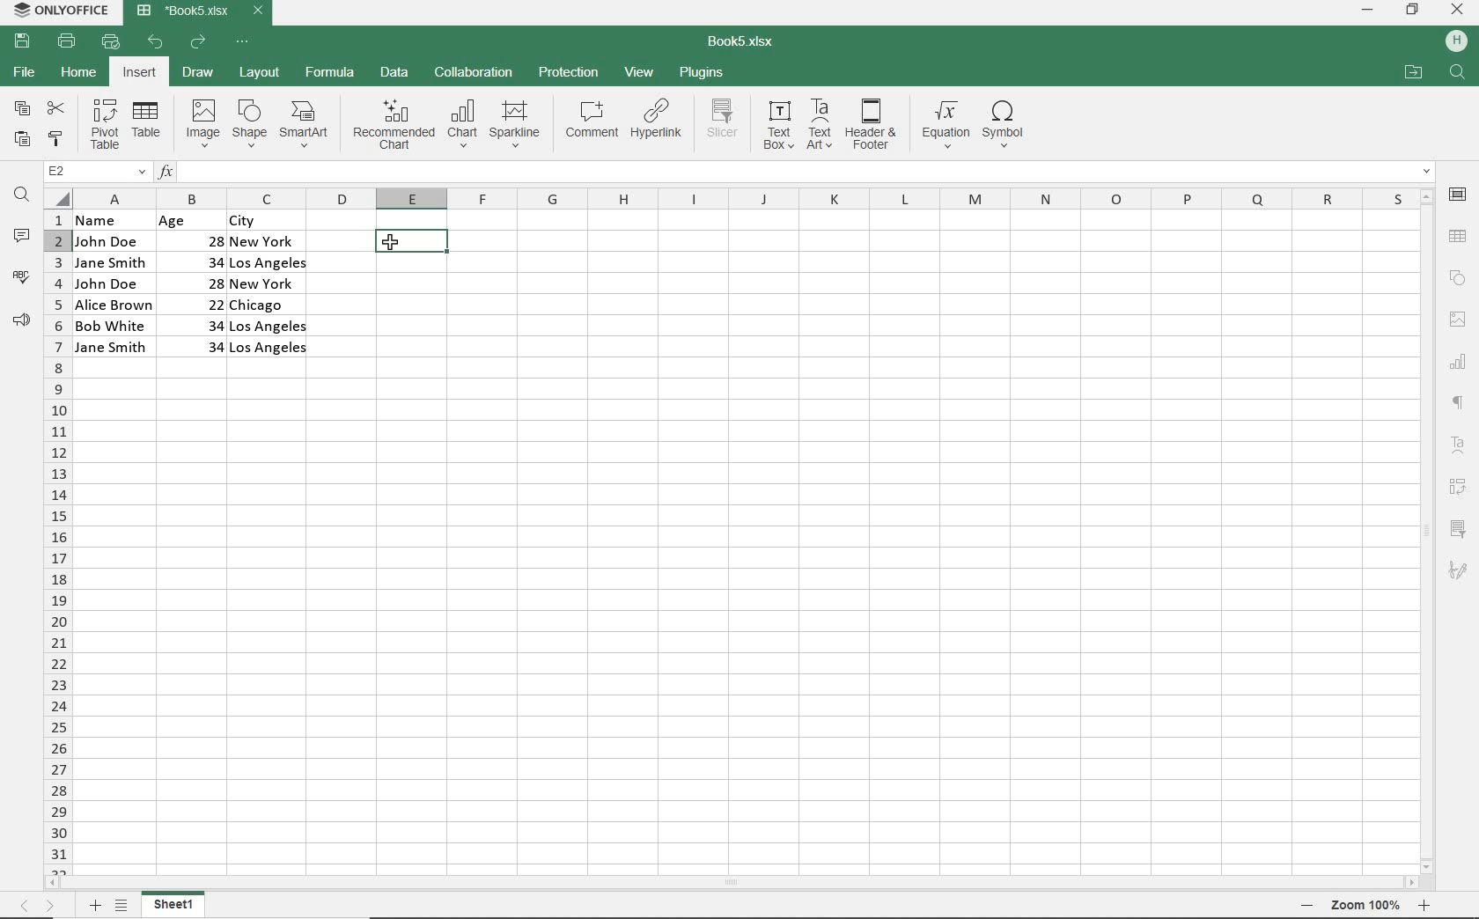 The width and height of the screenshot is (1479, 919). Describe the element at coordinates (251, 123) in the screenshot. I see `SHAPE` at that location.